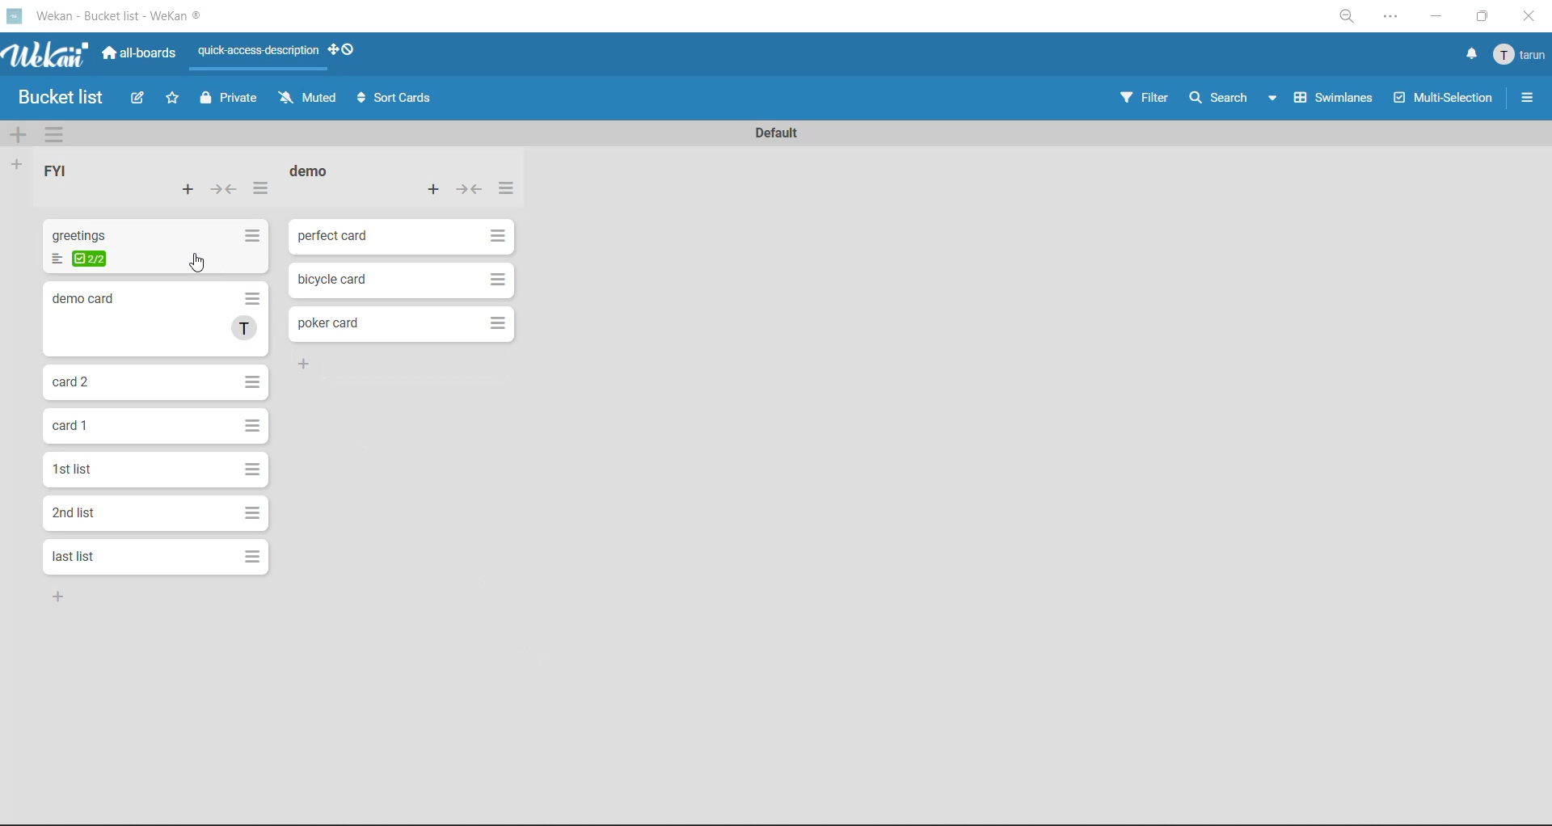 This screenshot has width=1552, height=826. Describe the element at coordinates (63, 97) in the screenshot. I see `board name` at that location.